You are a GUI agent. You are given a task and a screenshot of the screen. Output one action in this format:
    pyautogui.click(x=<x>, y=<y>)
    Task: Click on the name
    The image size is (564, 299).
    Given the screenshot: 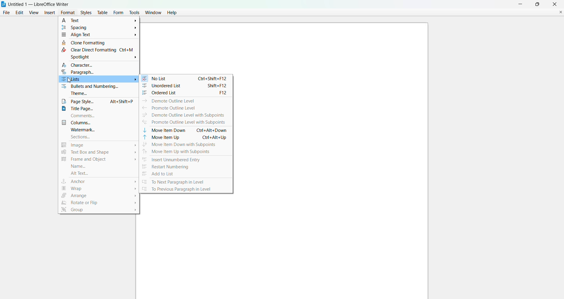 What is the action you would take?
    pyautogui.click(x=76, y=166)
    